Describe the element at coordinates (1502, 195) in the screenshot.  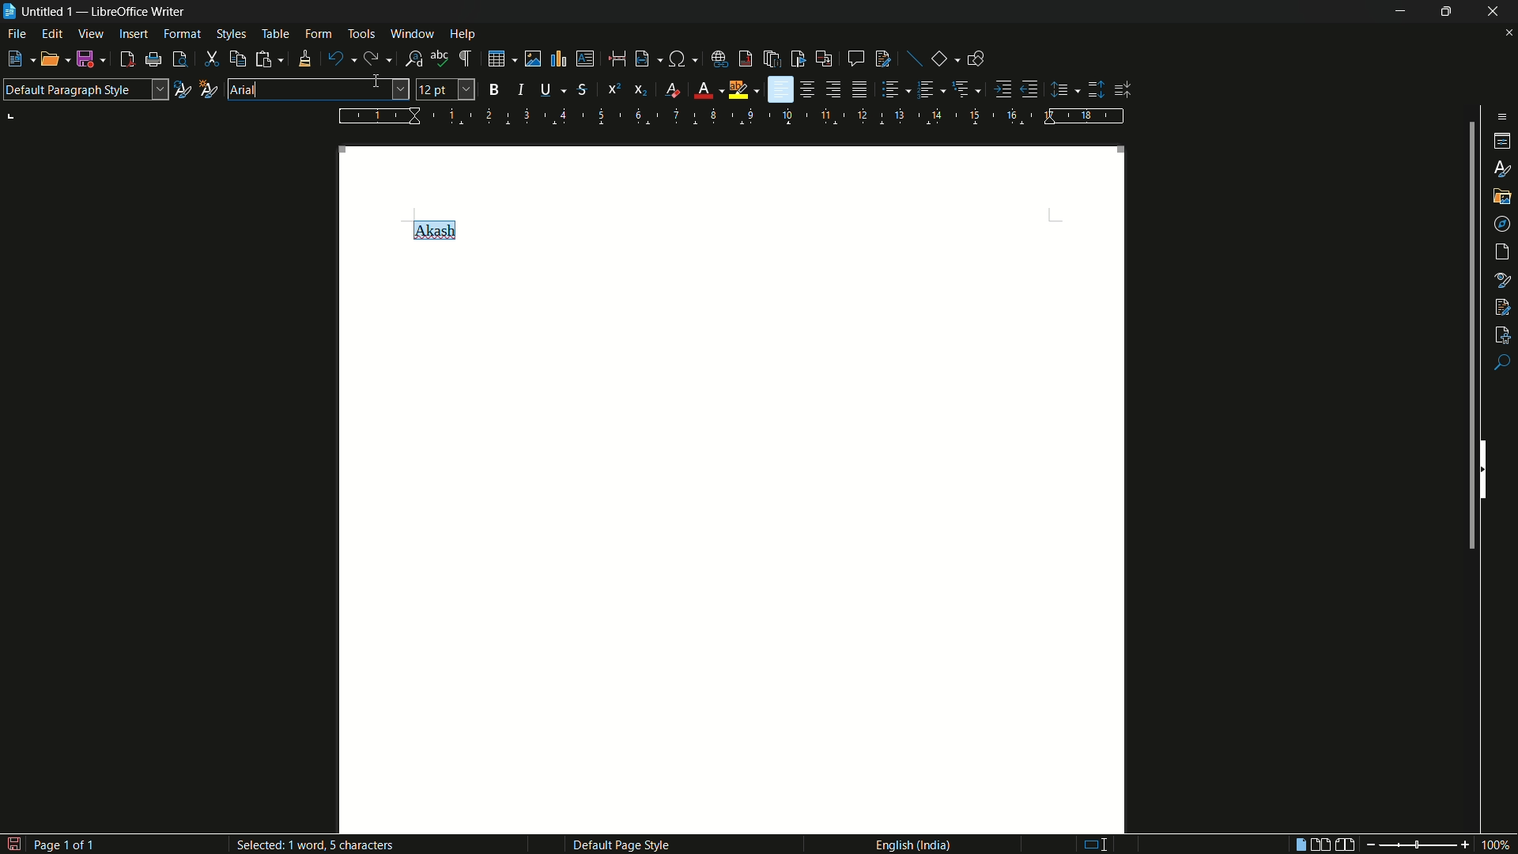
I see `gallery` at that location.